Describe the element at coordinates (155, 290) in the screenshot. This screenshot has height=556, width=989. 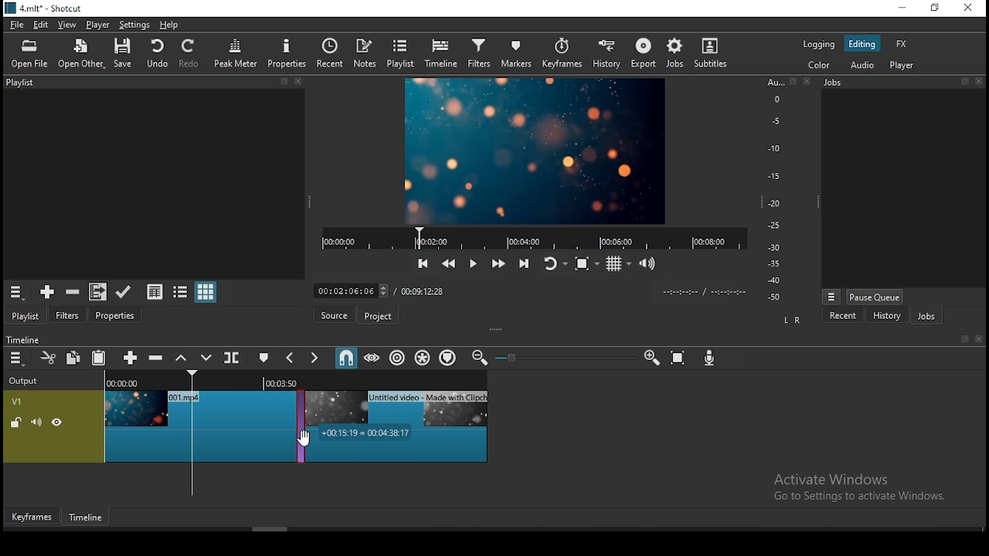
I see `view as details` at that location.